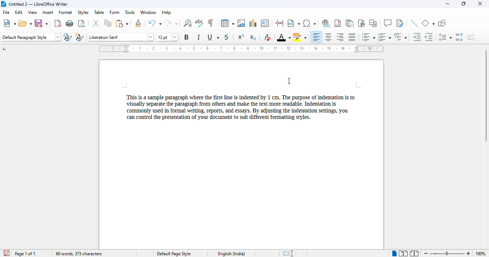 This screenshot has height=257, width=489. What do you see at coordinates (403, 253) in the screenshot?
I see `multi-page view` at bounding box center [403, 253].